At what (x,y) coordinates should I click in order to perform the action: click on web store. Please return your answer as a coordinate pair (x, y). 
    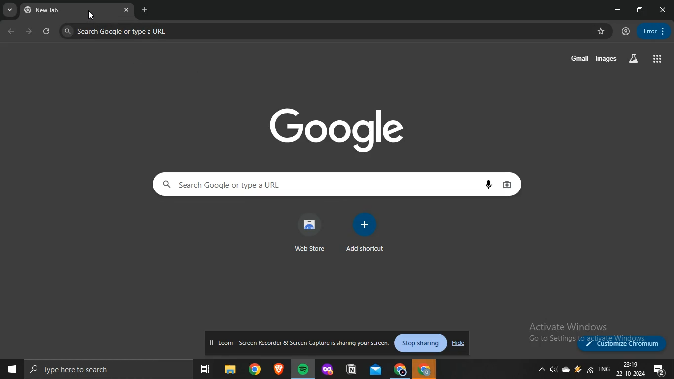
    Looking at the image, I should click on (309, 232).